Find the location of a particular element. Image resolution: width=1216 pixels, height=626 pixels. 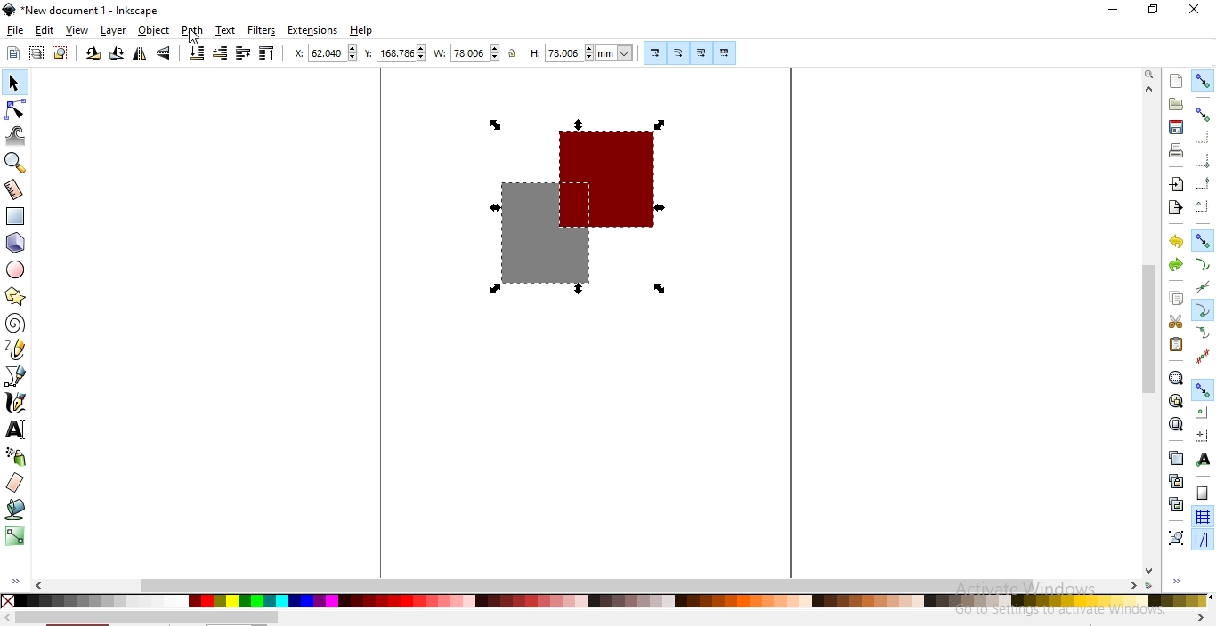

snap guides is located at coordinates (1202, 540).